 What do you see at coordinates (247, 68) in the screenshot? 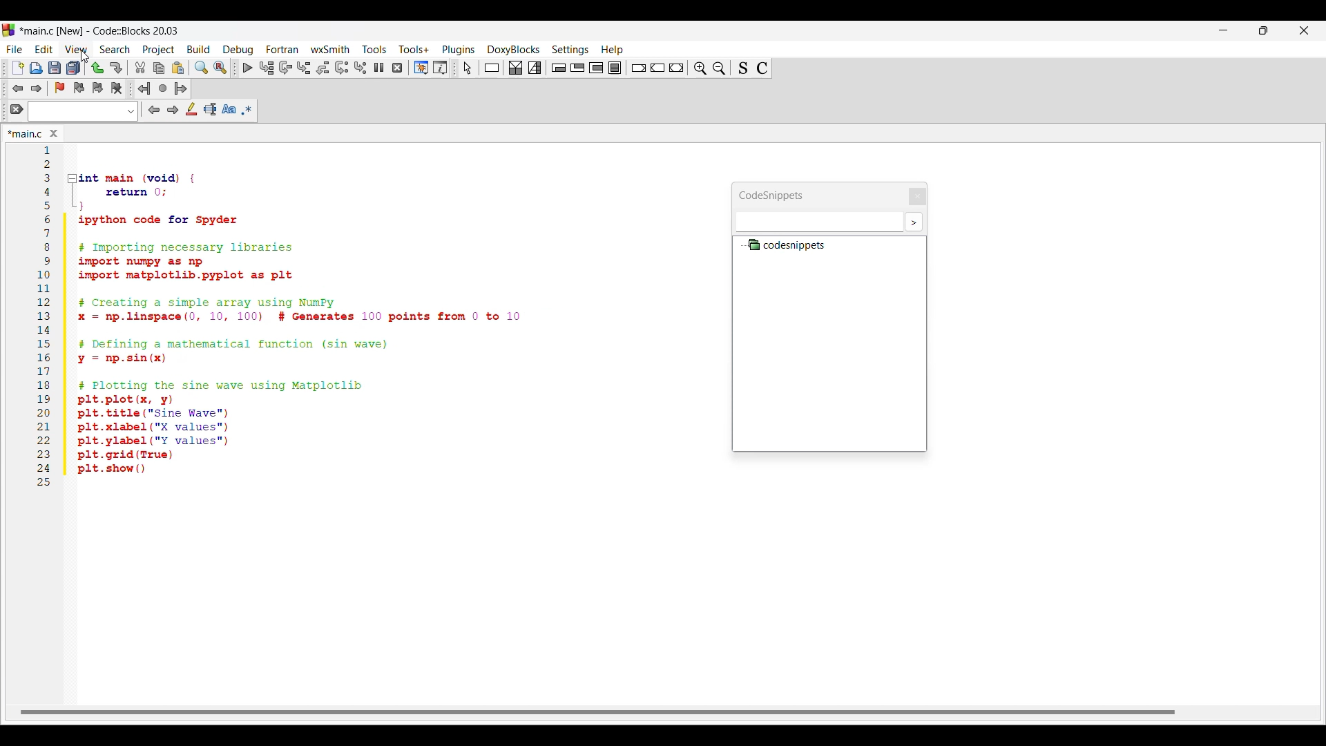
I see `Debug/Continue` at bounding box center [247, 68].